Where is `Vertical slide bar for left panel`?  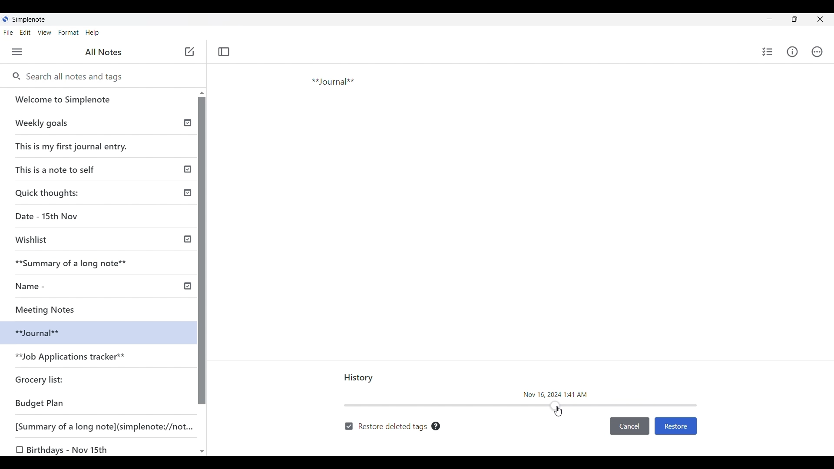
Vertical slide bar for left panel is located at coordinates (202, 251).